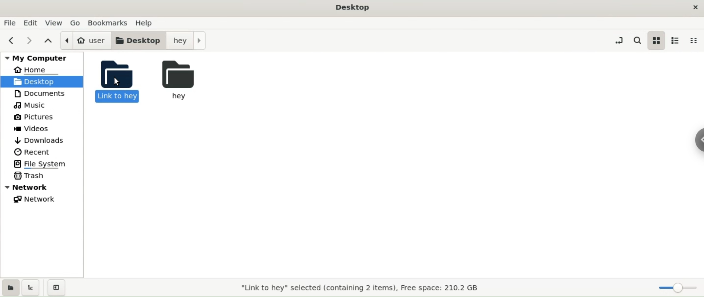 Image resolution: width=704 pixels, height=297 pixels. What do you see at coordinates (12, 41) in the screenshot?
I see `previous` at bounding box center [12, 41].